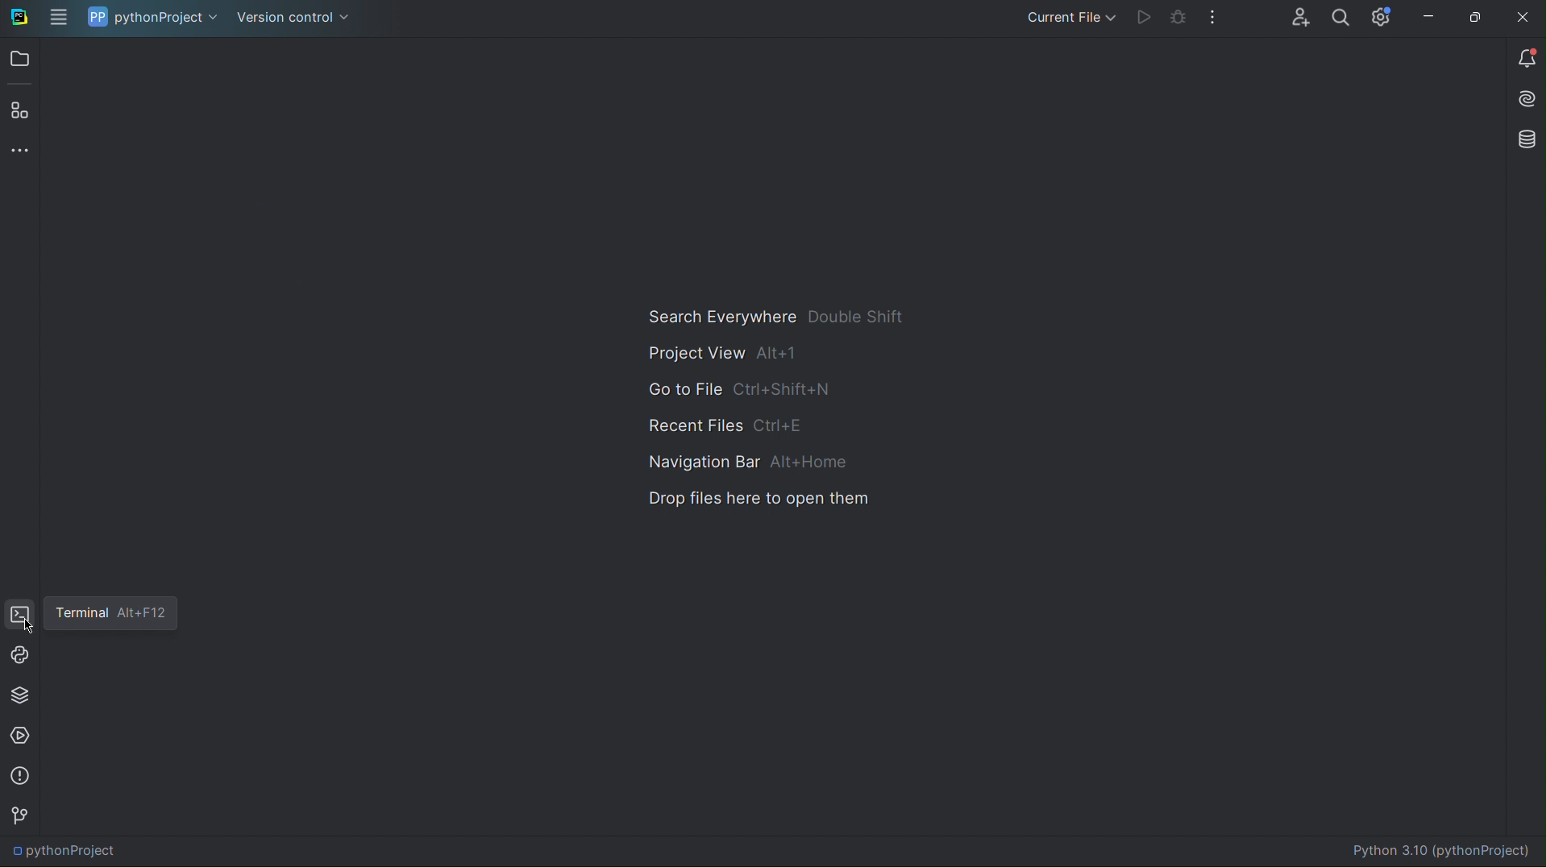 The height and width of the screenshot is (867, 1546). I want to click on Python 3.10 (pythonProject), so click(1445, 849).